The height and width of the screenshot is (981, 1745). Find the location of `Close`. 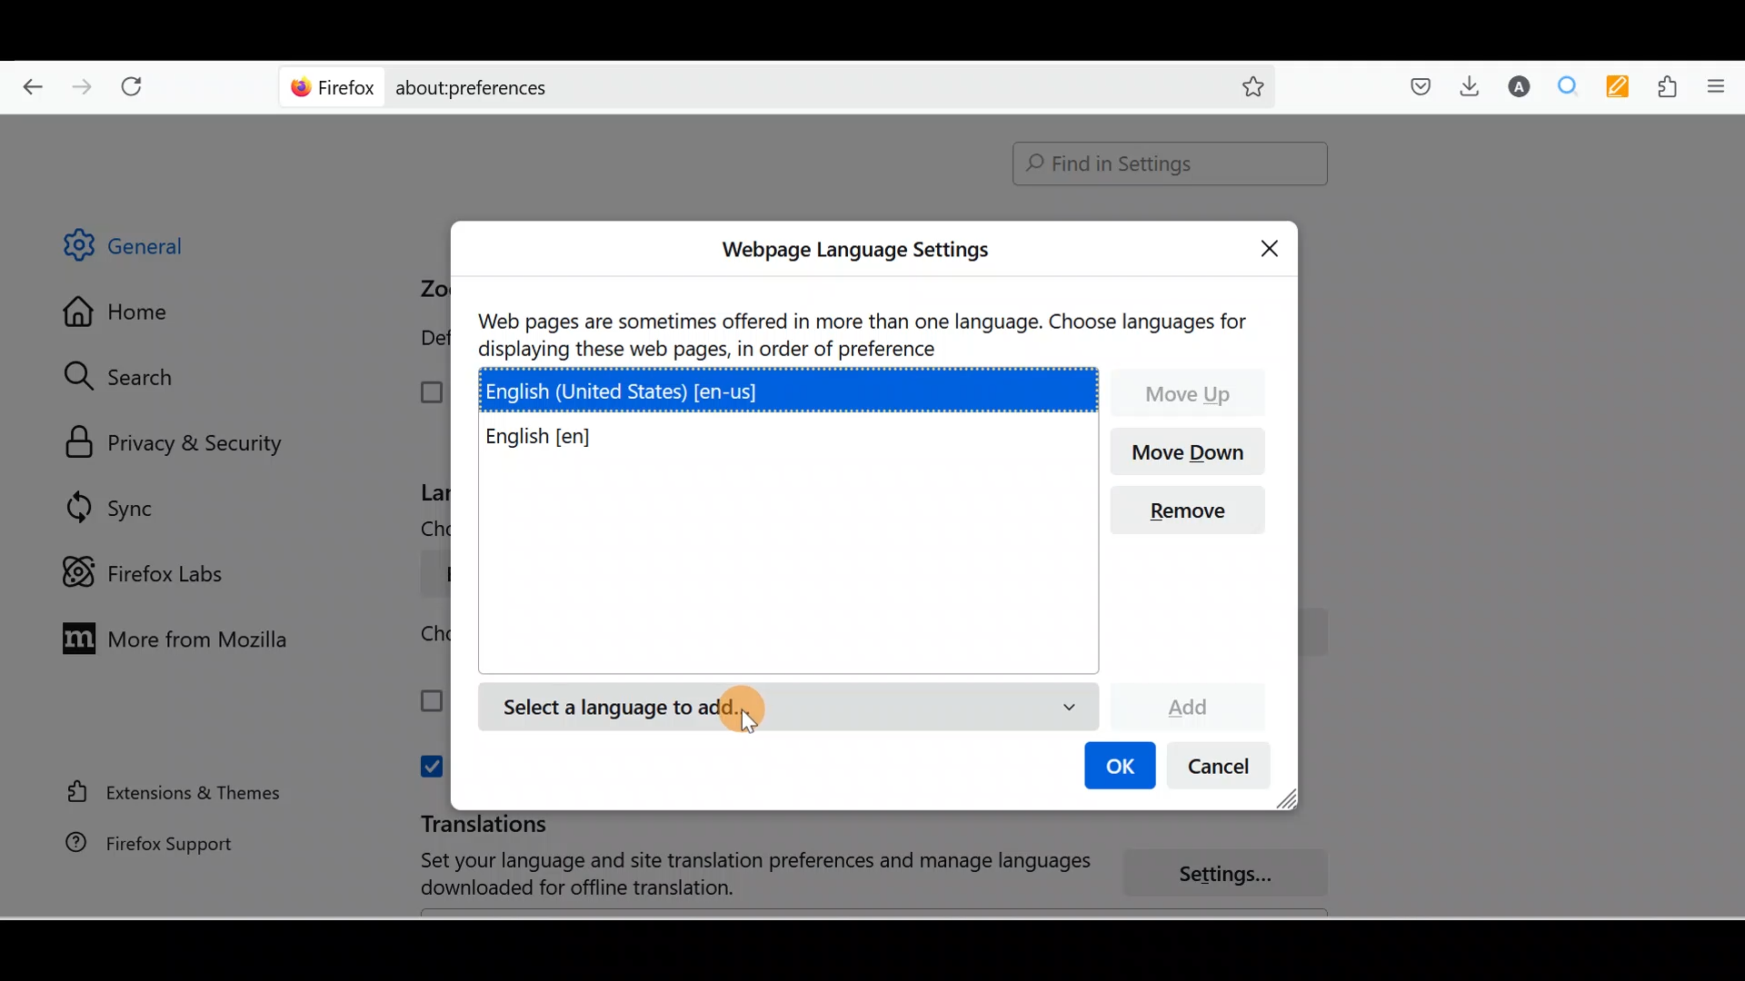

Close is located at coordinates (1274, 245).